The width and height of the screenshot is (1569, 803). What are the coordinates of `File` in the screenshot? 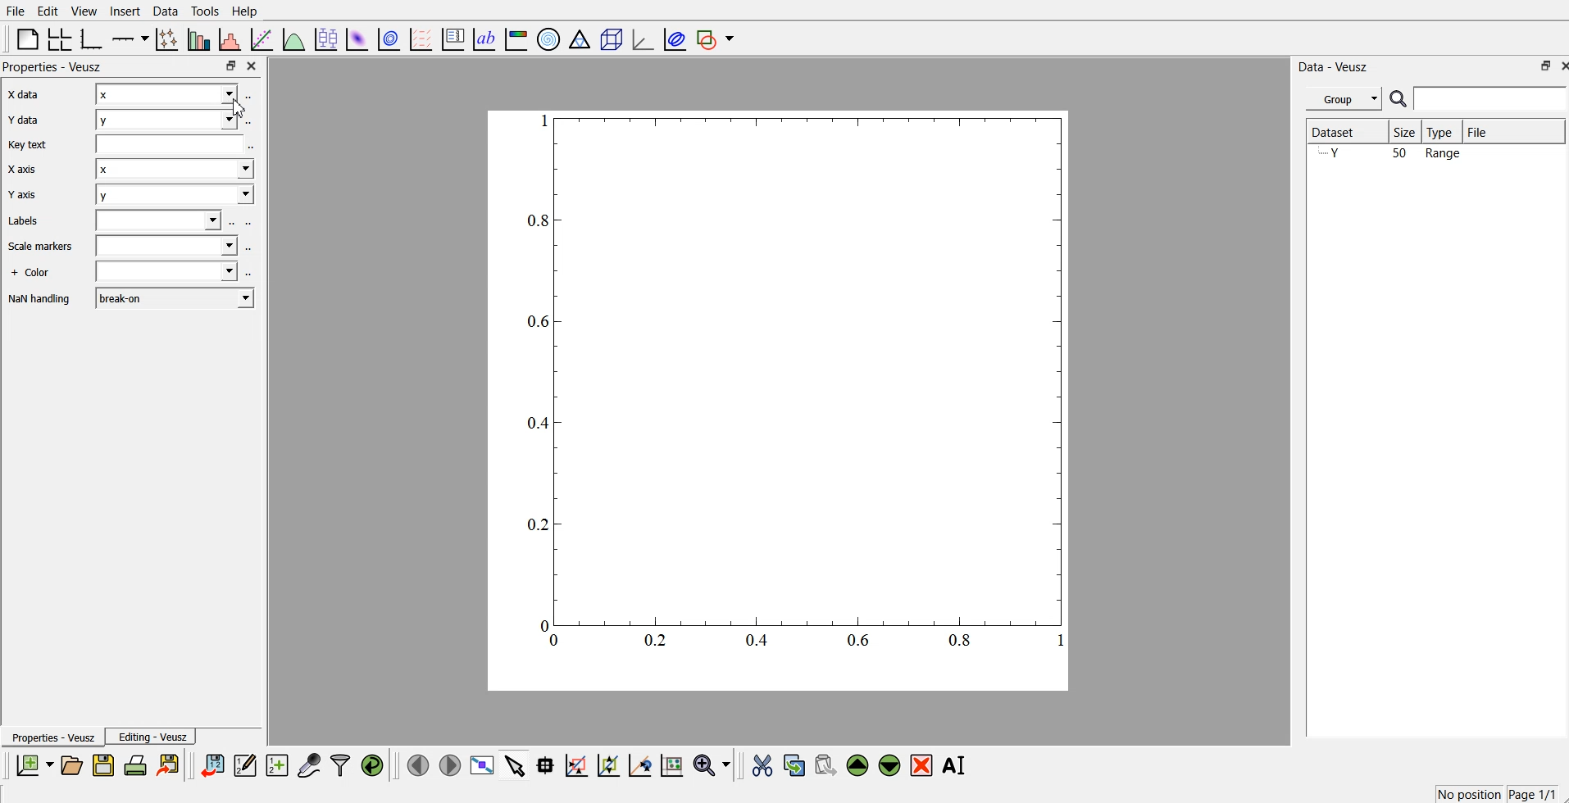 It's located at (1483, 129).